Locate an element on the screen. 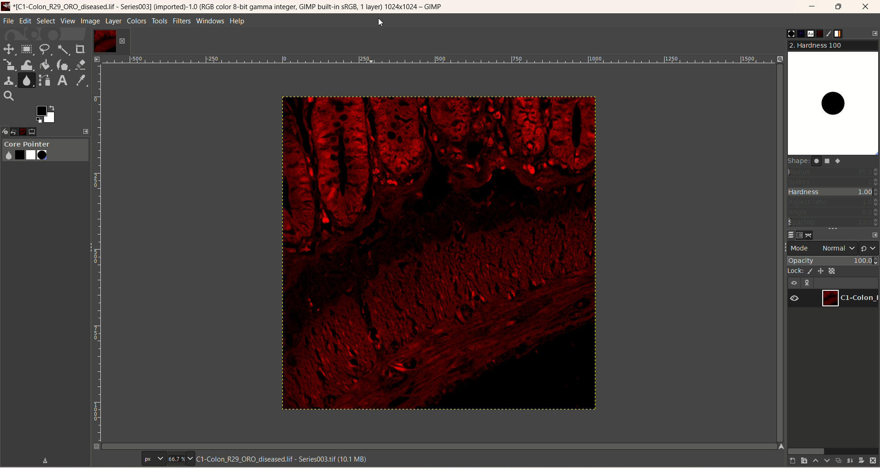  colors is located at coordinates (137, 21).